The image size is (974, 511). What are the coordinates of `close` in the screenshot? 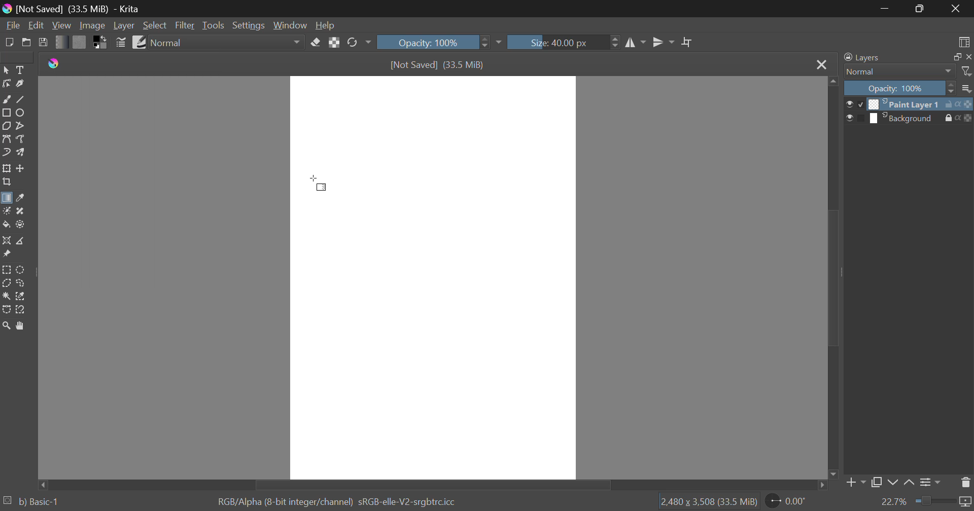 It's located at (968, 57).